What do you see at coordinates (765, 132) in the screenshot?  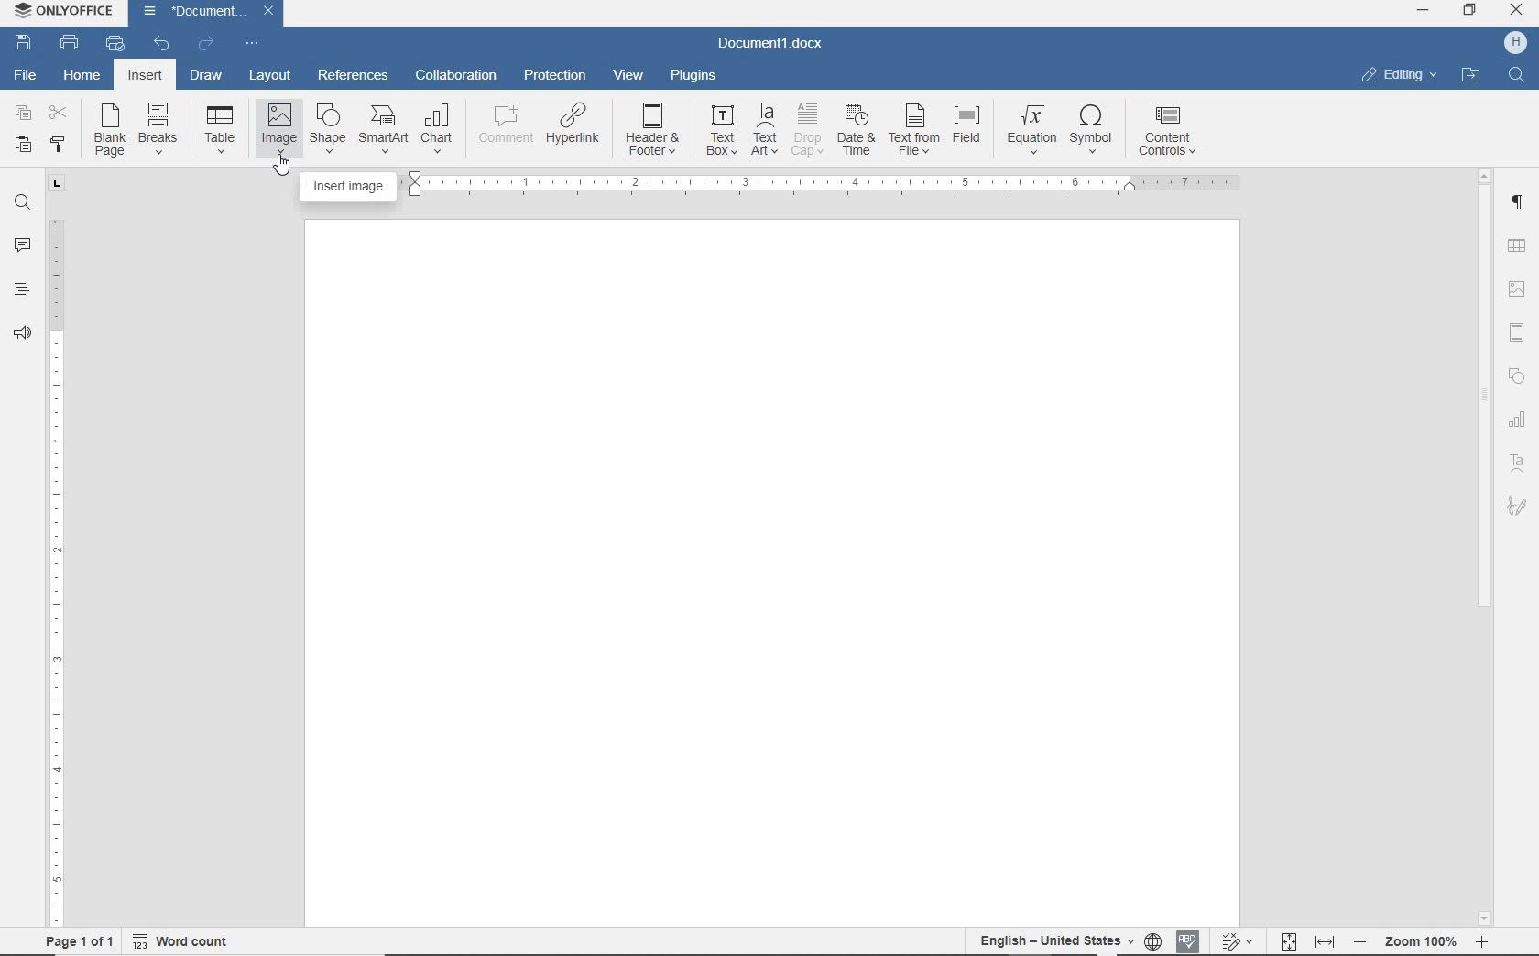 I see `TextArt` at bounding box center [765, 132].